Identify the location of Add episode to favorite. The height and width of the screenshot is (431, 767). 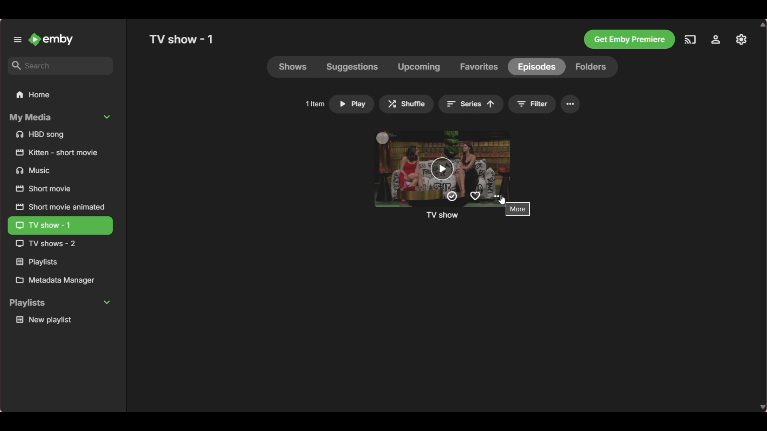
(475, 196).